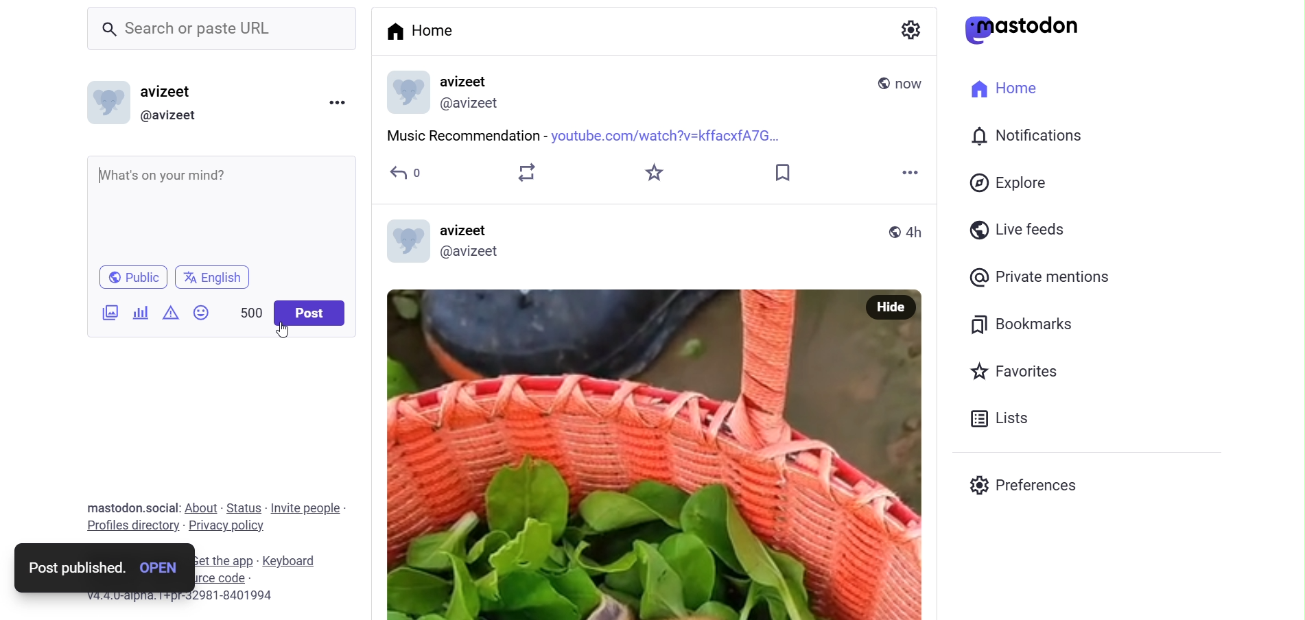 Image resolution: width=1305 pixels, height=620 pixels. I want to click on invite people, so click(310, 506).